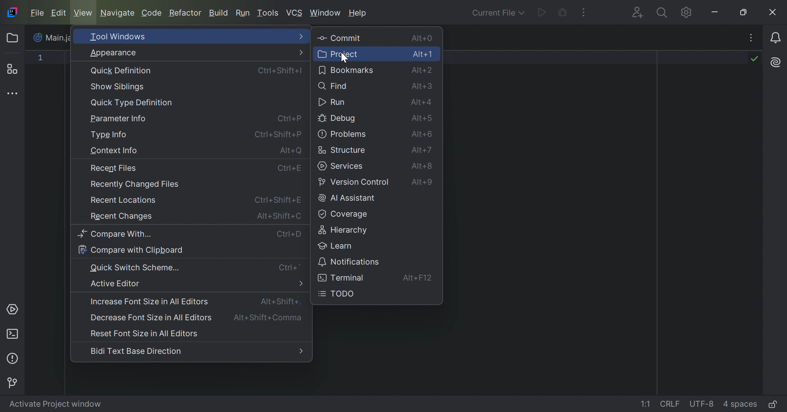 The height and width of the screenshot is (412, 787). I want to click on Alt+7, so click(423, 151).